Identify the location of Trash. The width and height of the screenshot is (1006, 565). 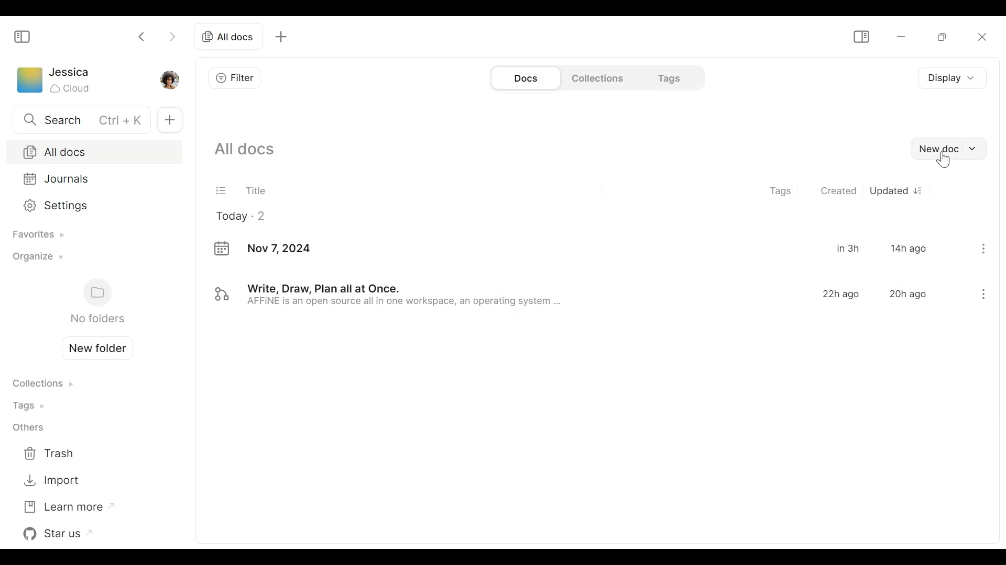
(51, 454).